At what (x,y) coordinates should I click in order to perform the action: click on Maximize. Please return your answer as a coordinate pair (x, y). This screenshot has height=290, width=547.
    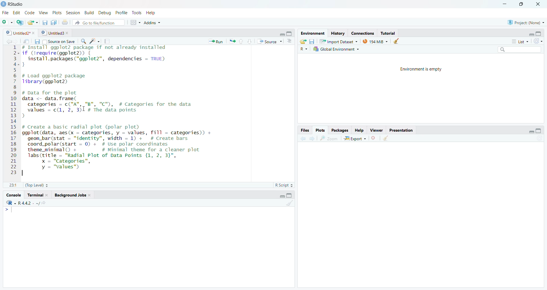
    Looking at the image, I should click on (540, 33).